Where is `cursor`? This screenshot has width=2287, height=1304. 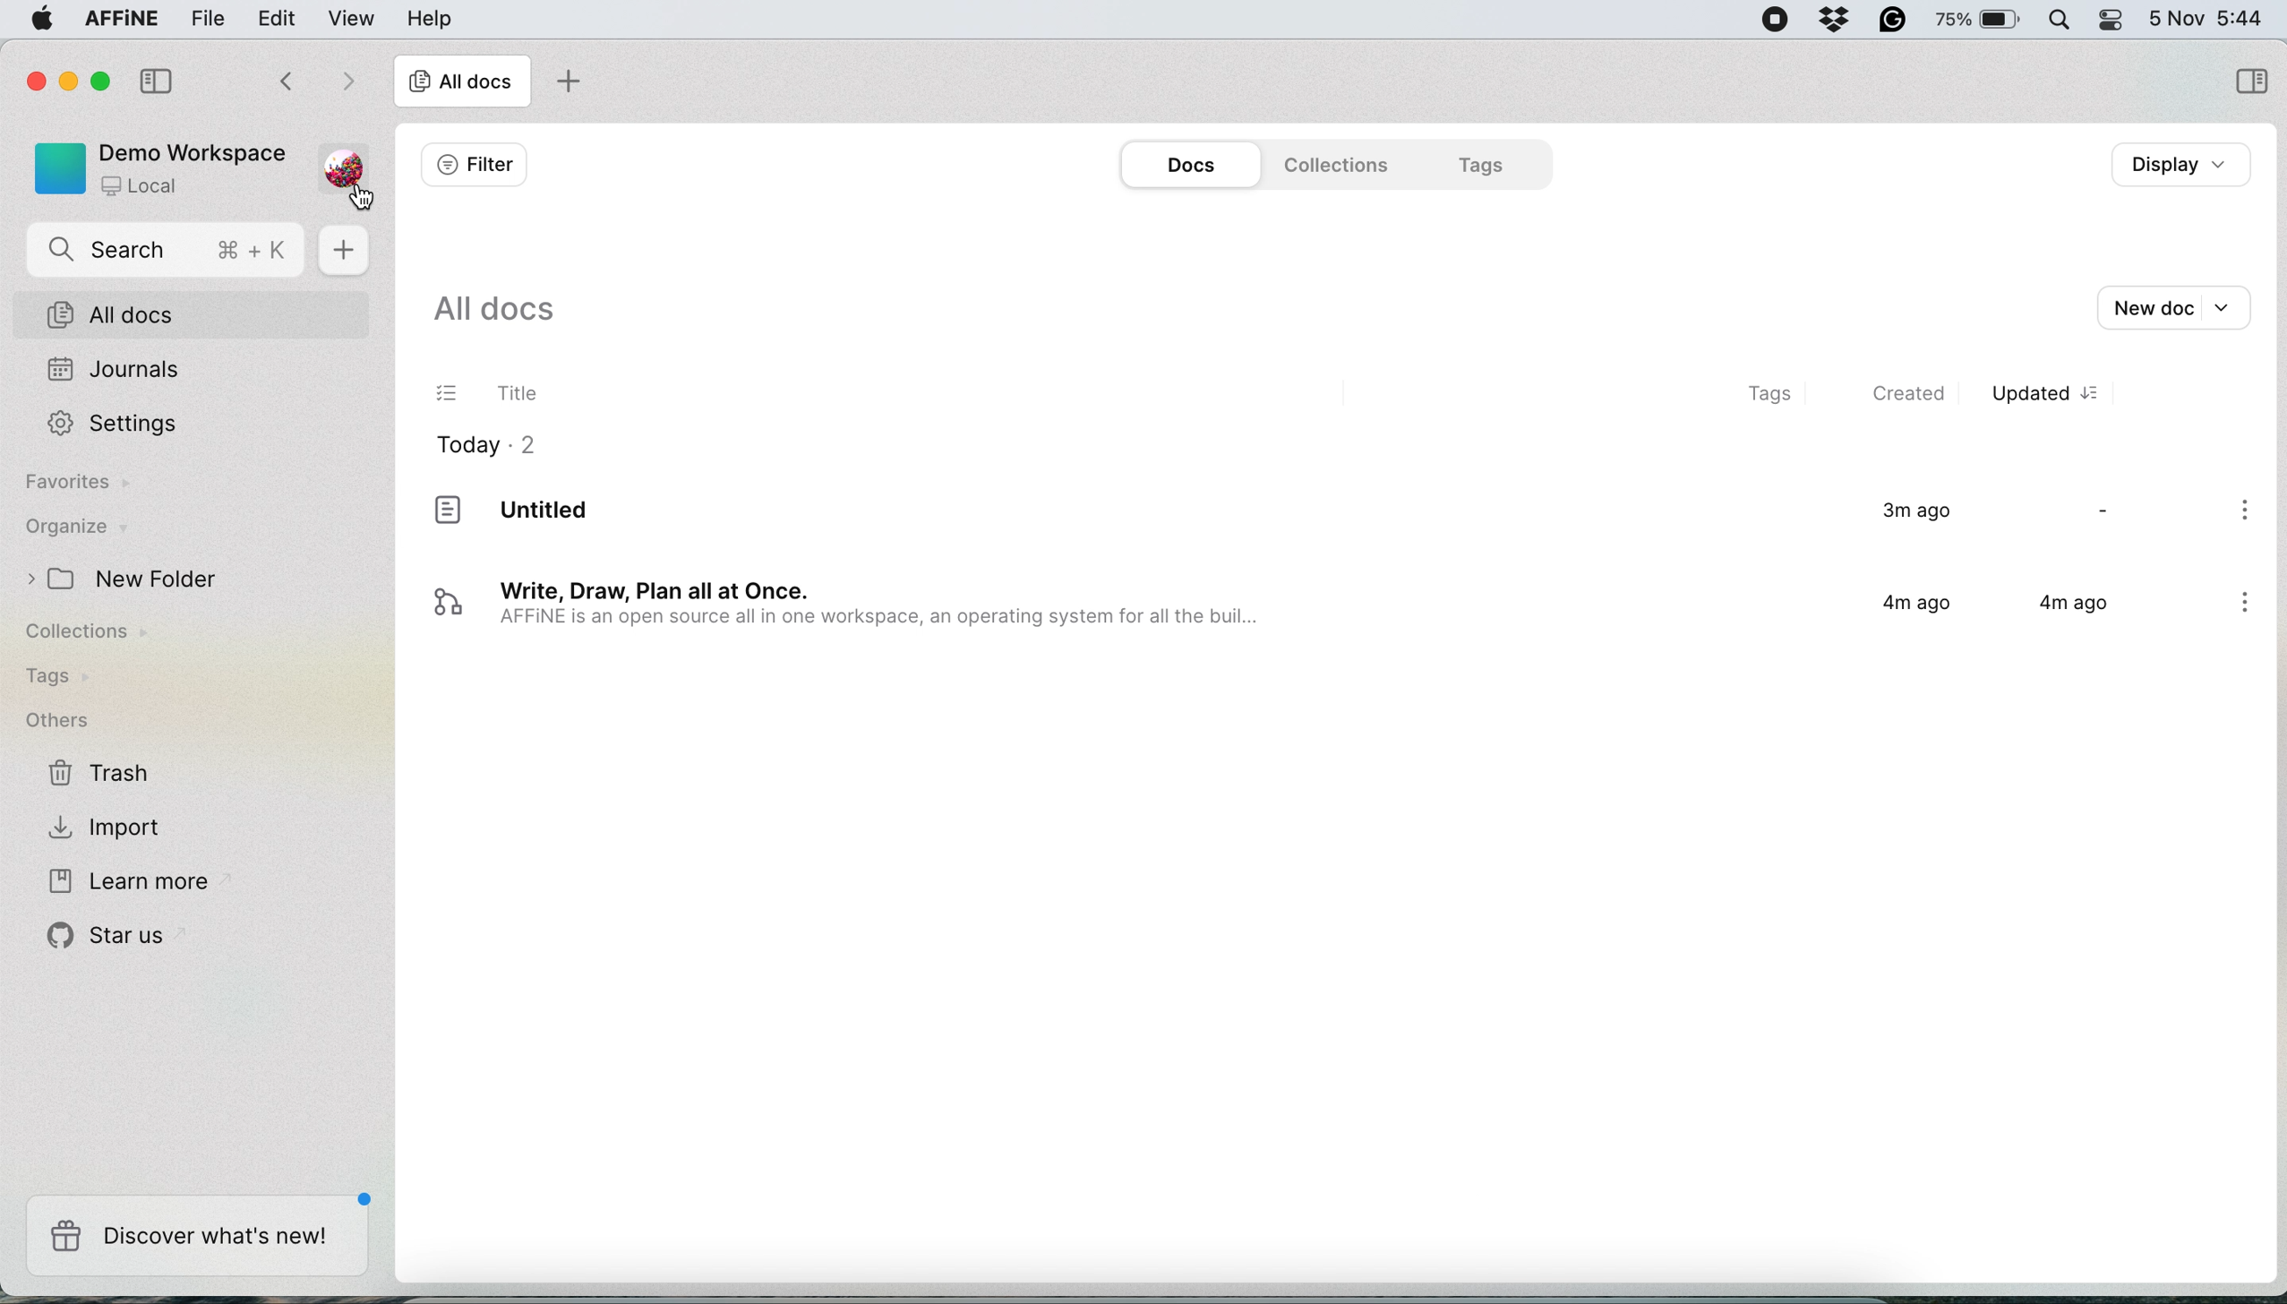
cursor is located at coordinates (359, 197).